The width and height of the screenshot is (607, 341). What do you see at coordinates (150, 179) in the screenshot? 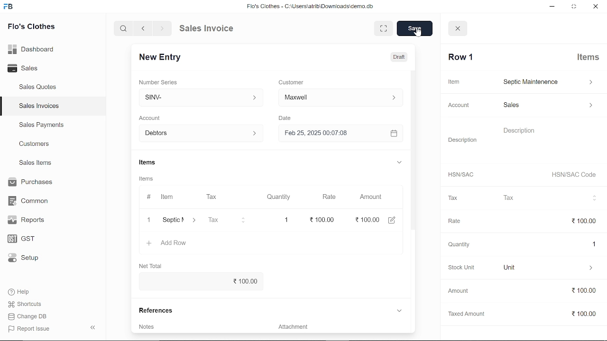
I see `Items` at bounding box center [150, 179].